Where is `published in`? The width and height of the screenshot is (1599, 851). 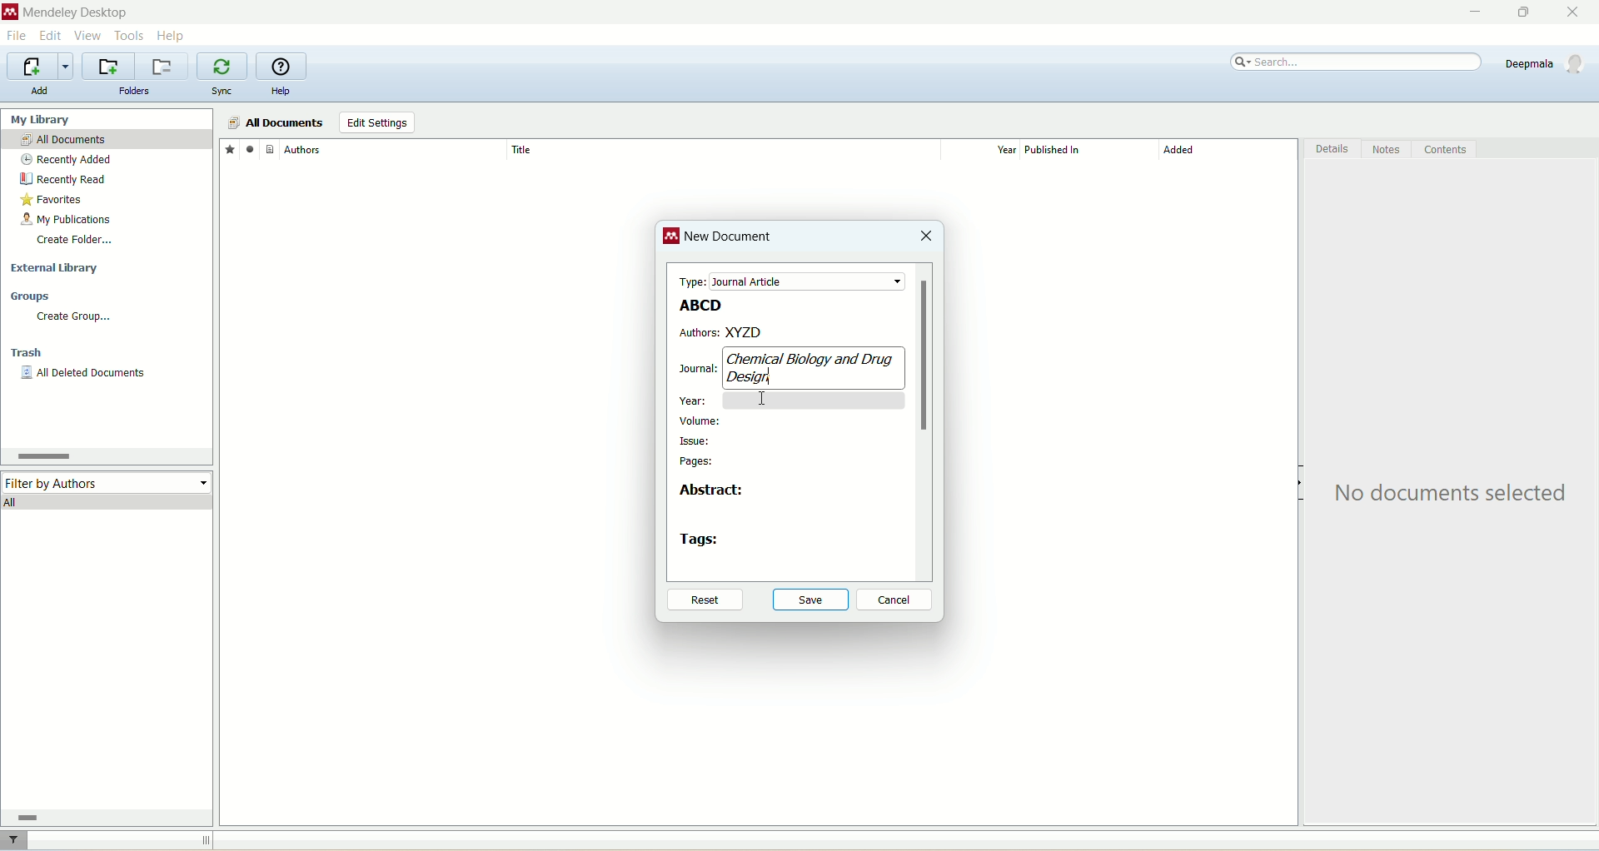
published in is located at coordinates (1083, 150).